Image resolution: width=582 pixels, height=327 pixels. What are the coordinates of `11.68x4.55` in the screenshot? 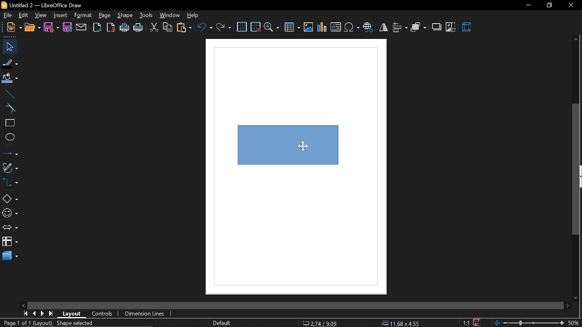 It's located at (402, 323).